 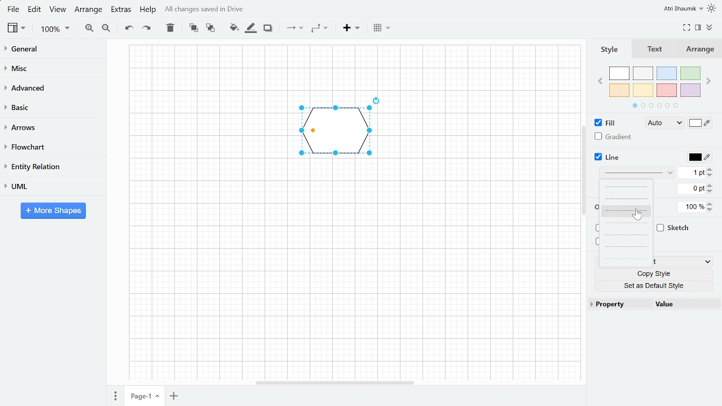 What do you see at coordinates (319, 29) in the screenshot?
I see `Waypoint` at bounding box center [319, 29].